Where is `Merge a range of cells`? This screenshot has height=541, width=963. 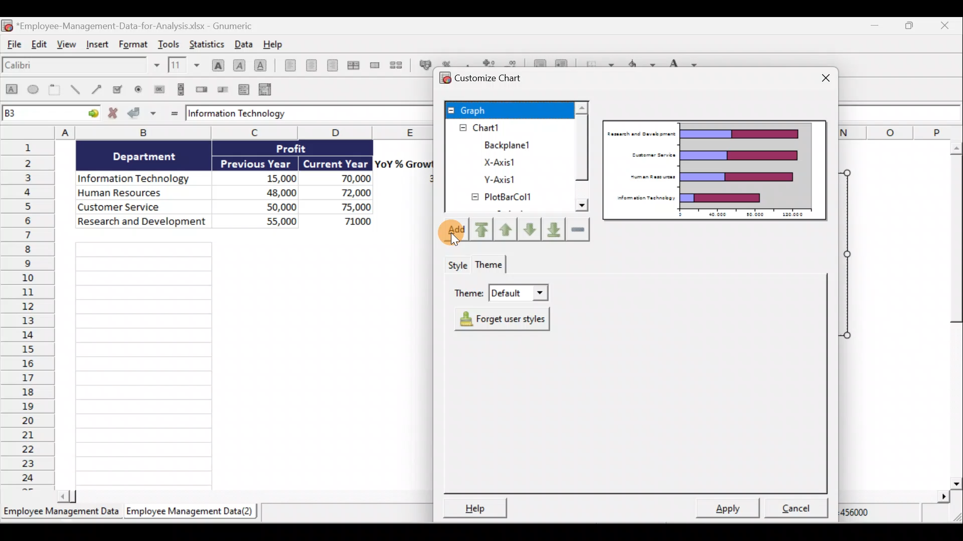
Merge a range of cells is located at coordinates (375, 65).